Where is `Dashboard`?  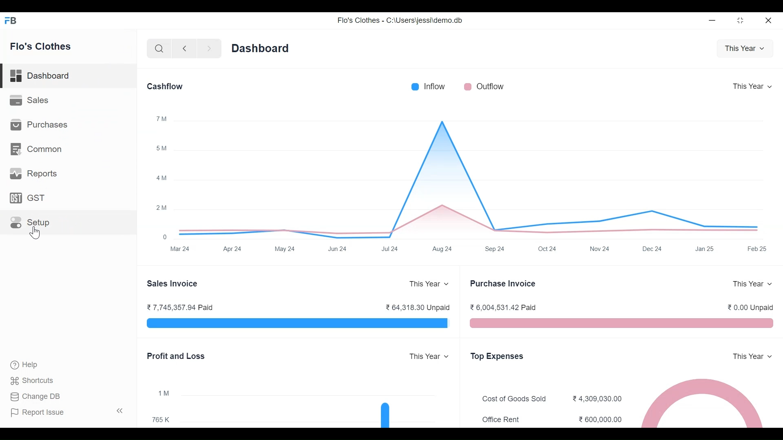
Dashboard is located at coordinates (261, 49).